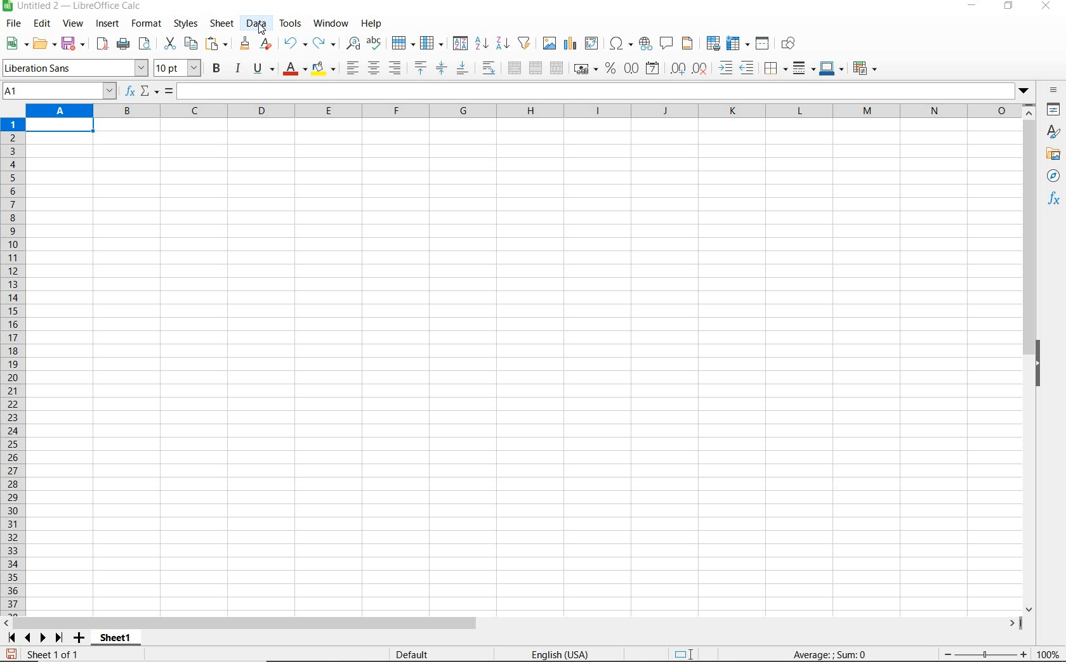 This screenshot has height=662, width=1066. I want to click on formula, so click(831, 654).